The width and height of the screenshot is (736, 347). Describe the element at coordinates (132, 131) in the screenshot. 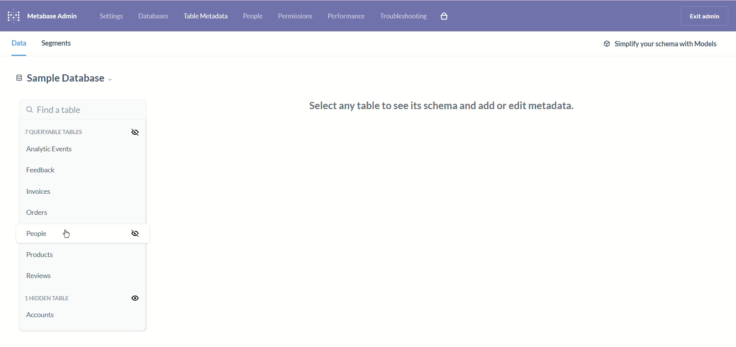

I see `Hide` at that location.